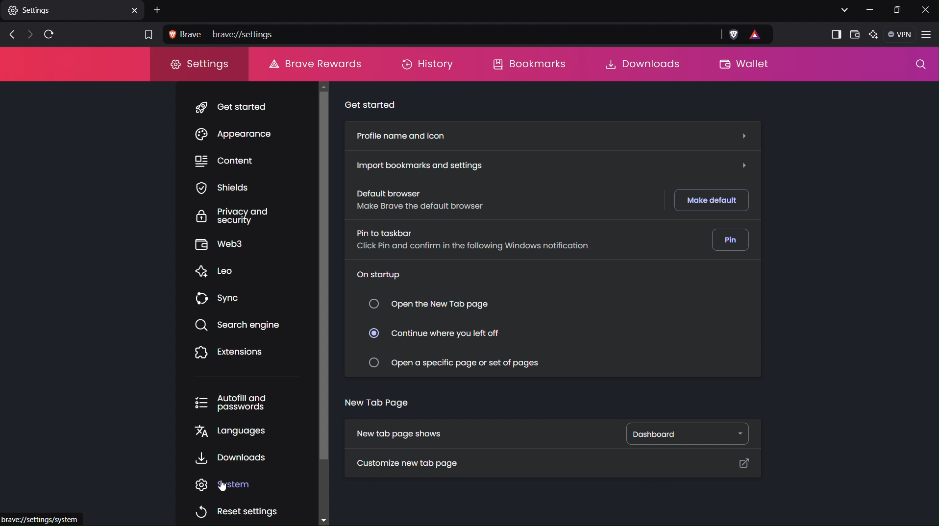 Image resolution: width=939 pixels, height=526 pixels. Describe the element at coordinates (229, 188) in the screenshot. I see `Shields` at that location.